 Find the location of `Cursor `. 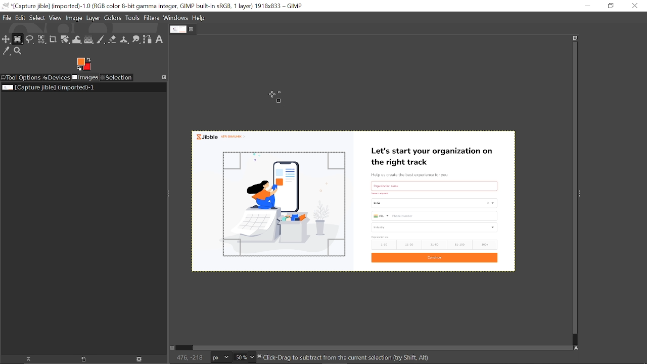

Cursor  is located at coordinates (275, 97).